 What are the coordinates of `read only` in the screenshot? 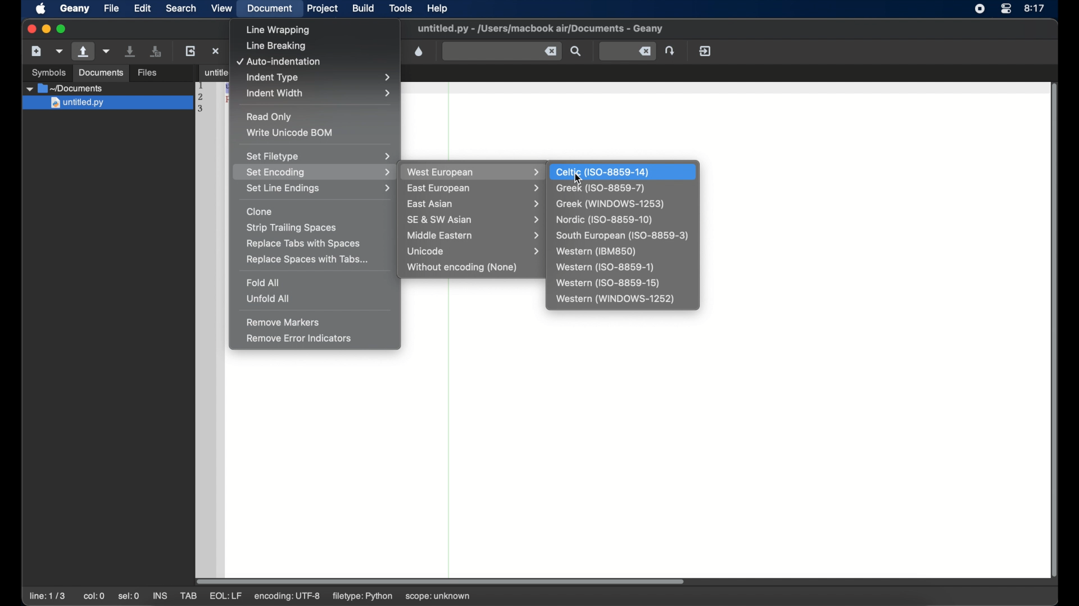 It's located at (270, 117).